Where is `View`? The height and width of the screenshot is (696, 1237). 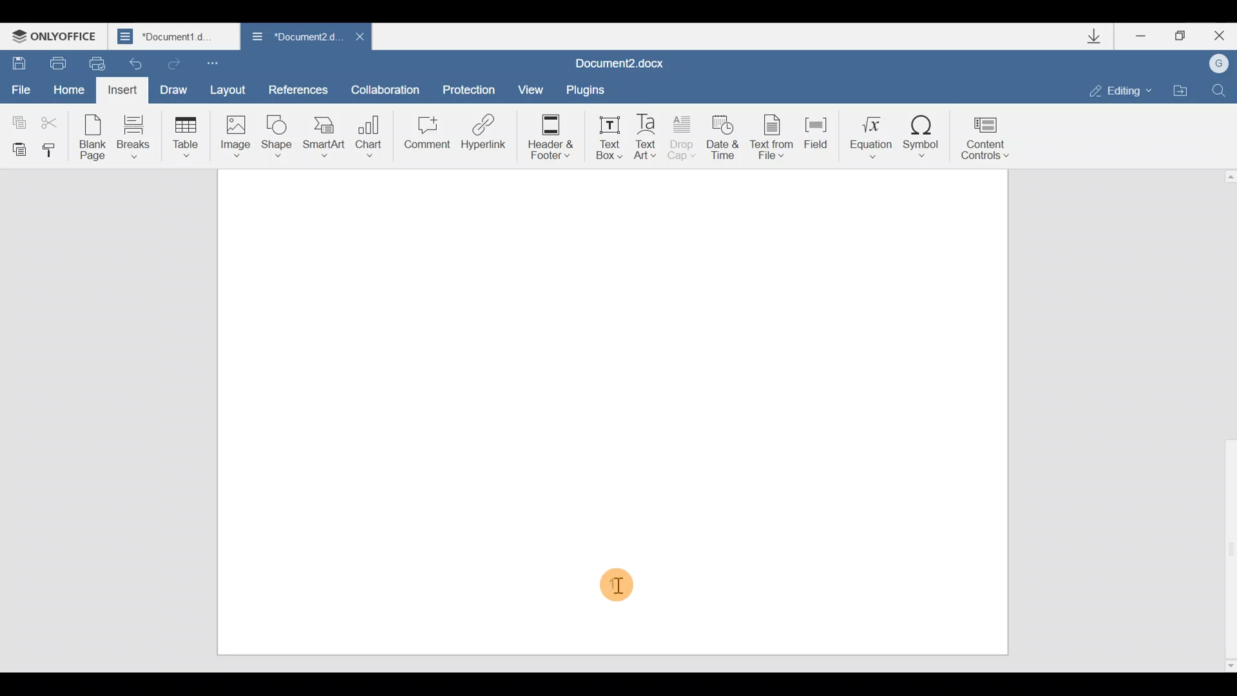 View is located at coordinates (533, 87).